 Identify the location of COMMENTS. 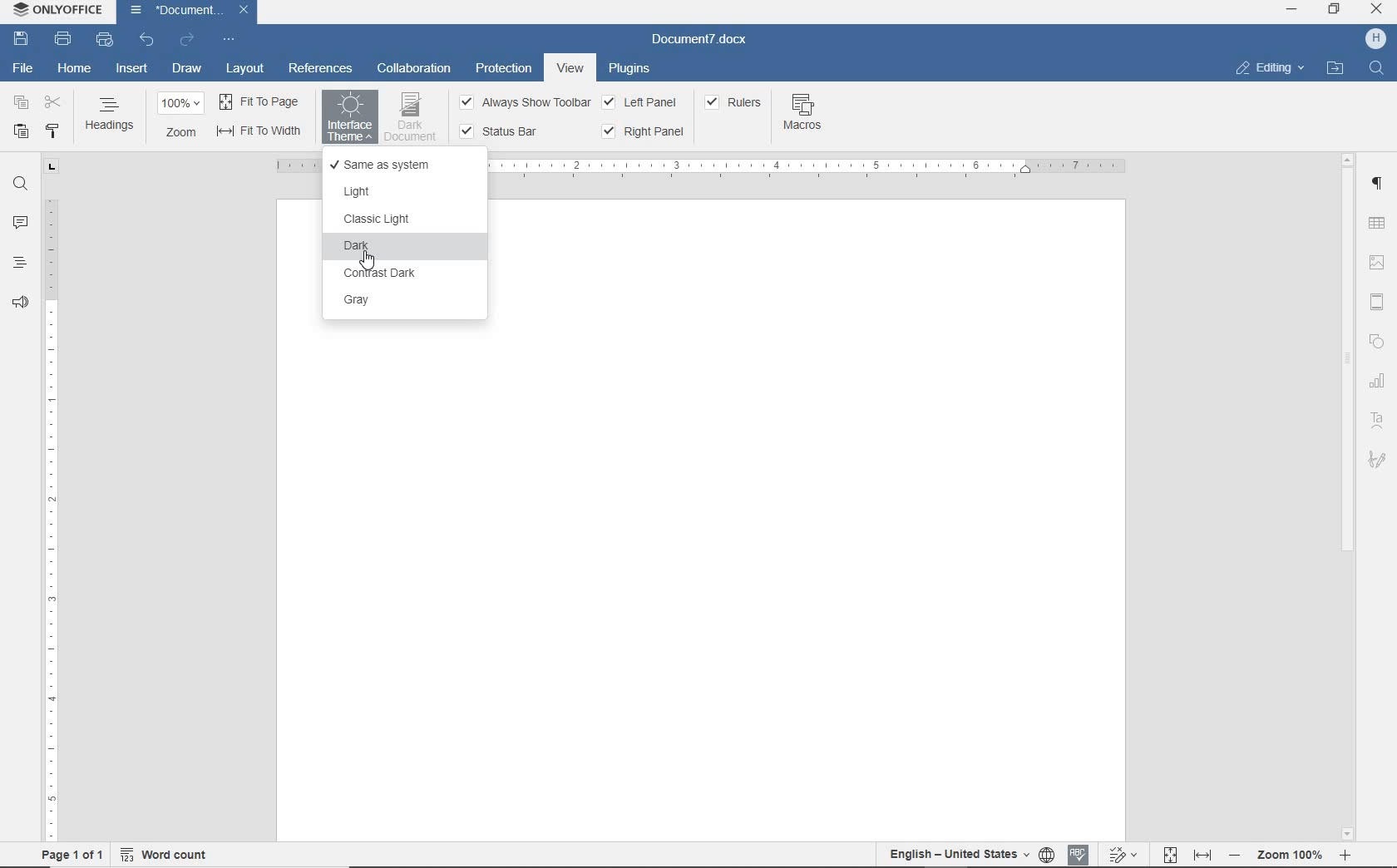
(19, 221).